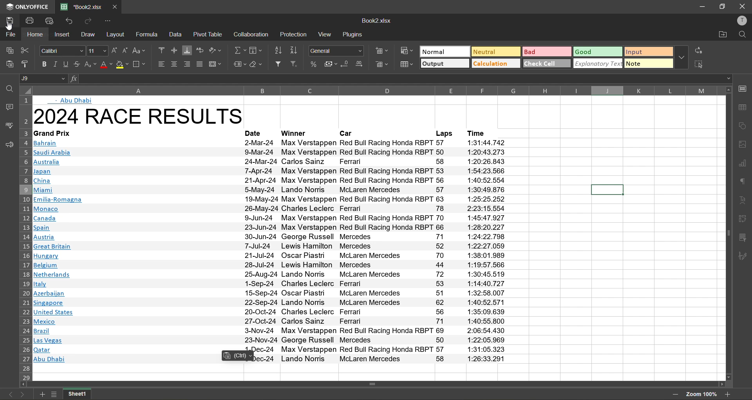 The height and width of the screenshot is (400, 752). Describe the element at coordinates (648, 63) in the screenshot. I see `note` at that location.